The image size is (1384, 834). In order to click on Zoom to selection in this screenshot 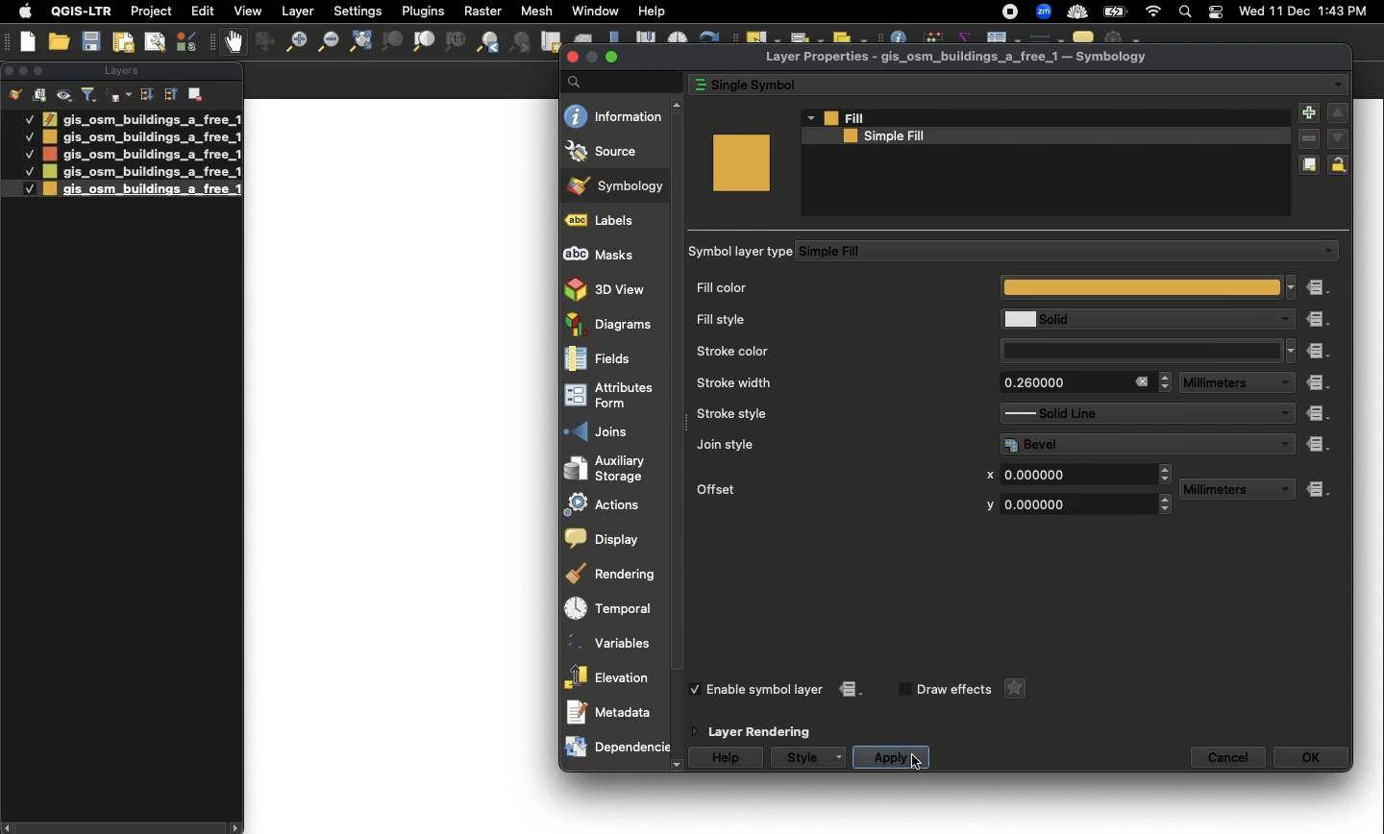, I will do `click(392, 42)`.